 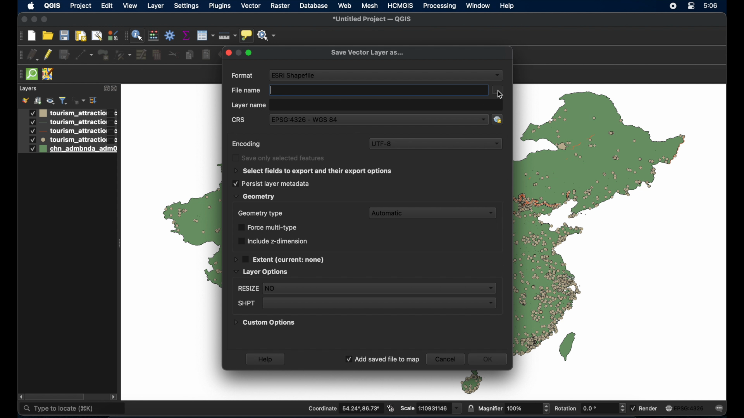 I want to click on coordinate, so click(x=344, y=408).